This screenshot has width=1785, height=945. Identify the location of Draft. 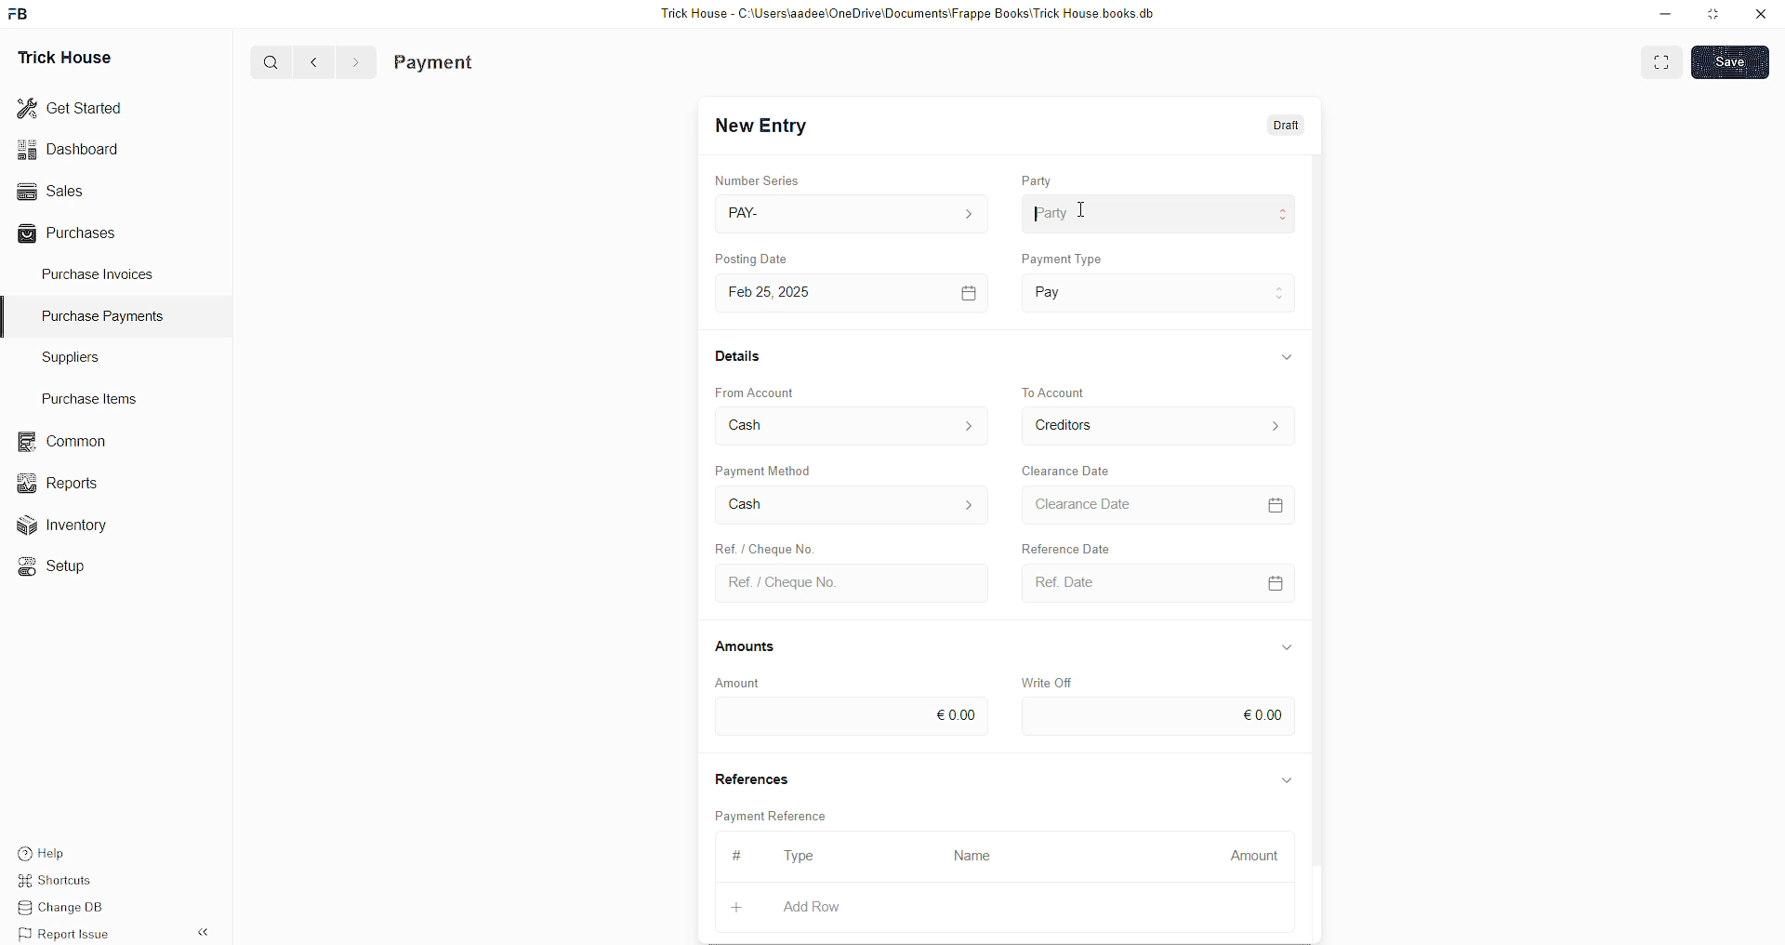
(1288, 126).